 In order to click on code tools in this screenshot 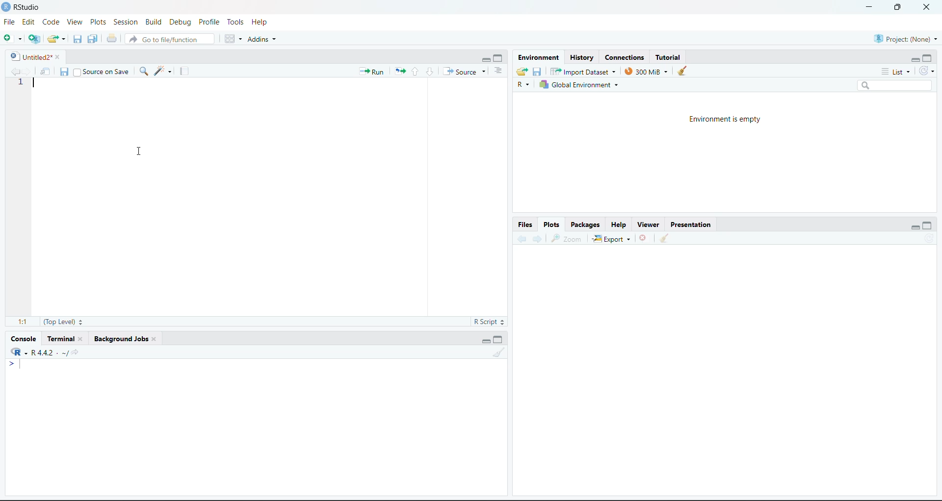, I will do `click(162, 71)`.